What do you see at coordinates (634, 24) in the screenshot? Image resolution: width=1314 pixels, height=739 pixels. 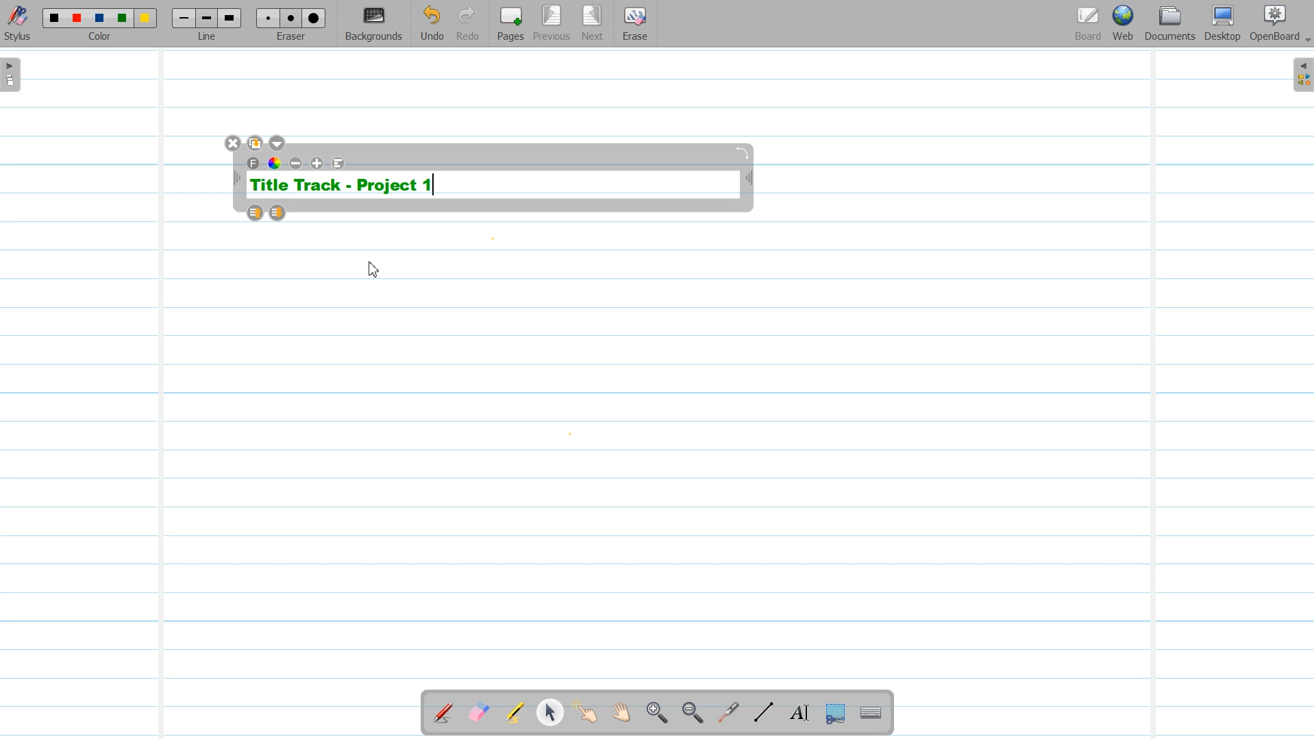 I see `Erase` at bounding box center [634, 24].